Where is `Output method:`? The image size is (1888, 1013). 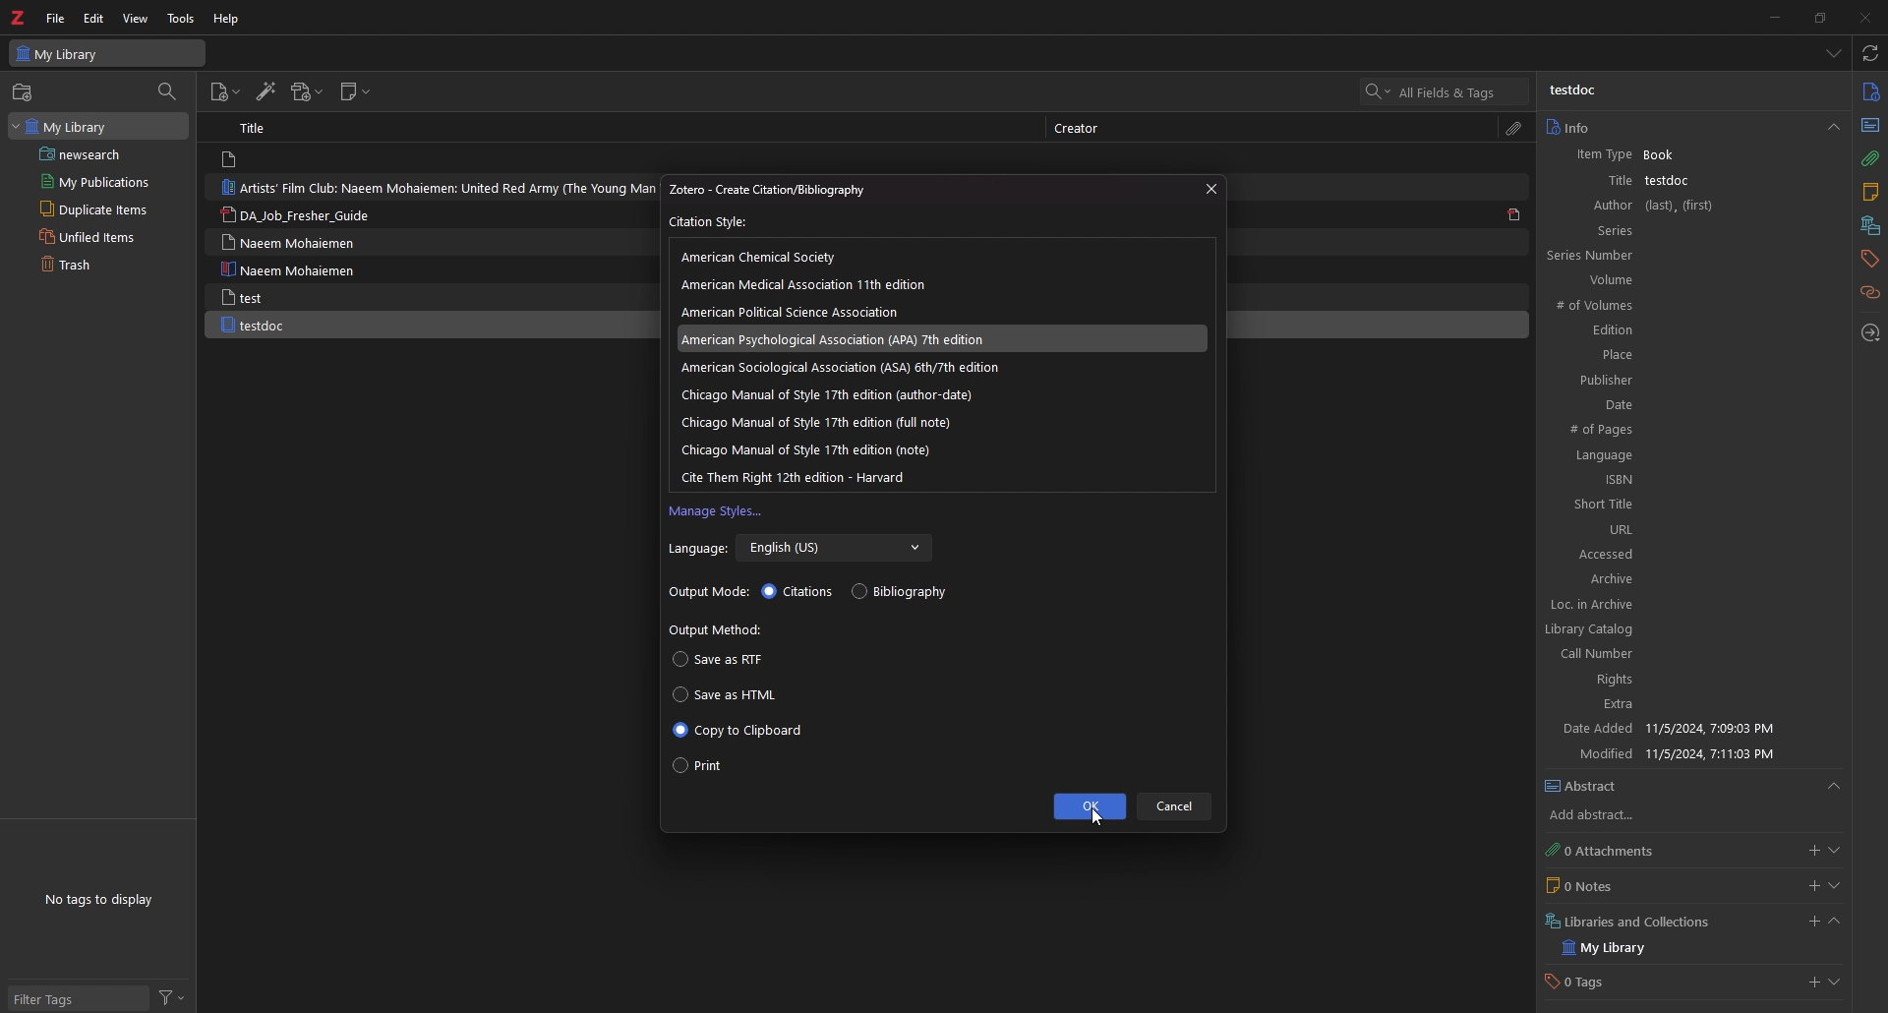 Output method: is located at coordinates (719, 630).